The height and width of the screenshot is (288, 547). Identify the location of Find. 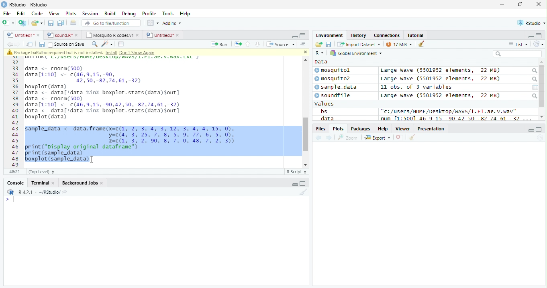
(94, 44).